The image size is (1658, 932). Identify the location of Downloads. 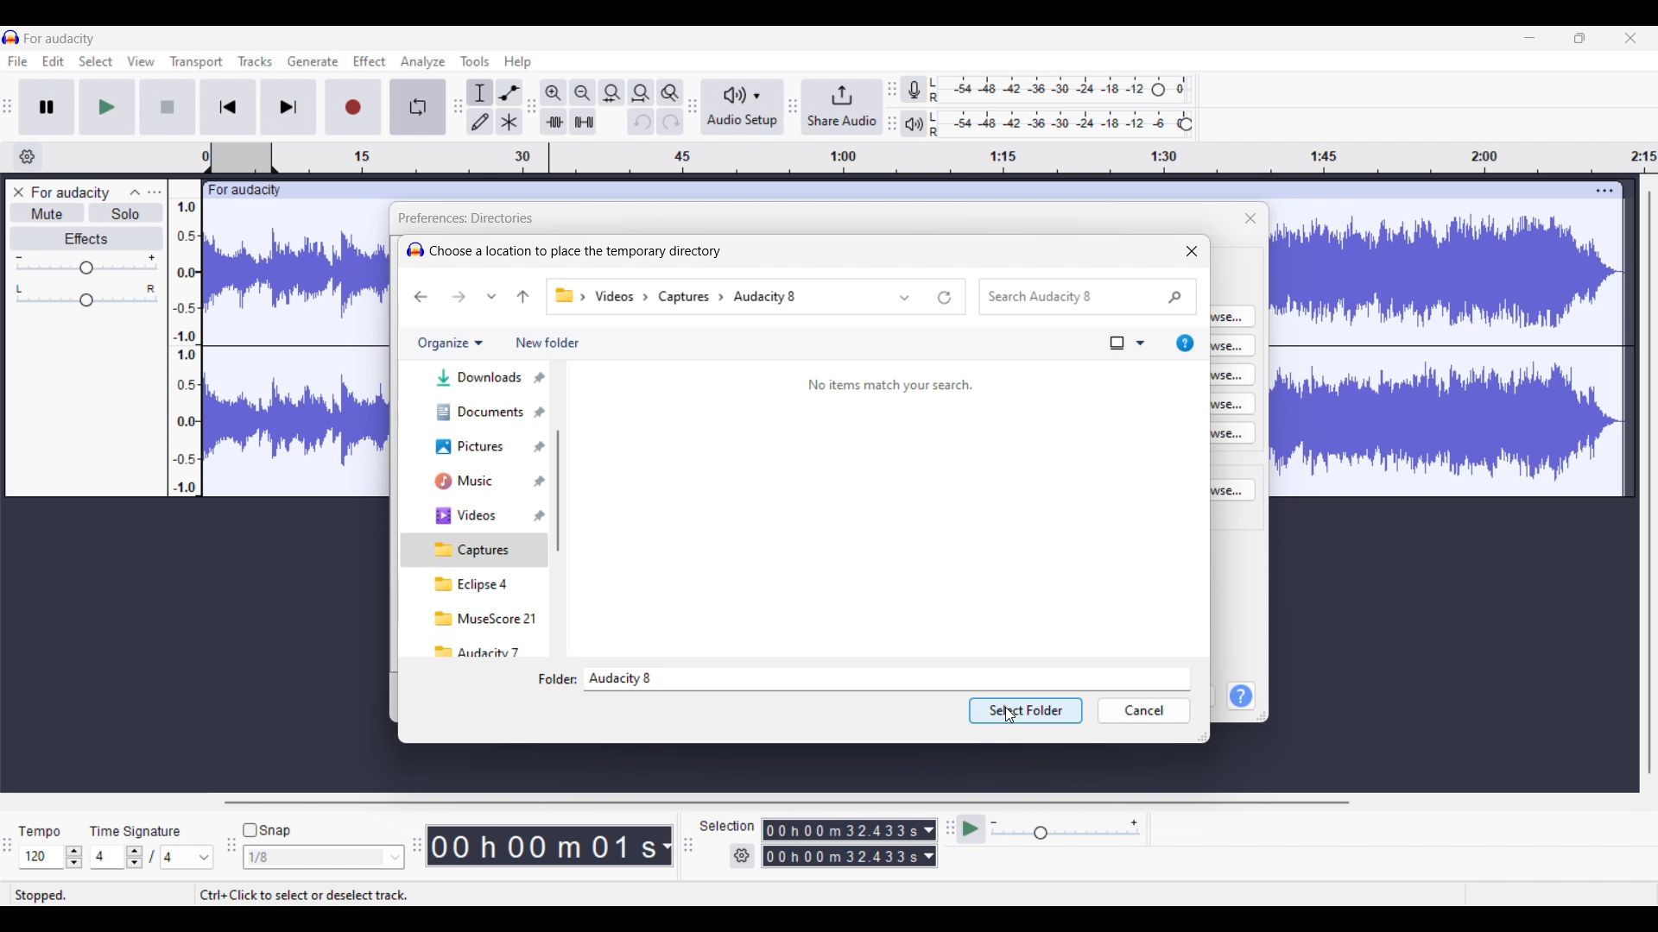
(479, 376).